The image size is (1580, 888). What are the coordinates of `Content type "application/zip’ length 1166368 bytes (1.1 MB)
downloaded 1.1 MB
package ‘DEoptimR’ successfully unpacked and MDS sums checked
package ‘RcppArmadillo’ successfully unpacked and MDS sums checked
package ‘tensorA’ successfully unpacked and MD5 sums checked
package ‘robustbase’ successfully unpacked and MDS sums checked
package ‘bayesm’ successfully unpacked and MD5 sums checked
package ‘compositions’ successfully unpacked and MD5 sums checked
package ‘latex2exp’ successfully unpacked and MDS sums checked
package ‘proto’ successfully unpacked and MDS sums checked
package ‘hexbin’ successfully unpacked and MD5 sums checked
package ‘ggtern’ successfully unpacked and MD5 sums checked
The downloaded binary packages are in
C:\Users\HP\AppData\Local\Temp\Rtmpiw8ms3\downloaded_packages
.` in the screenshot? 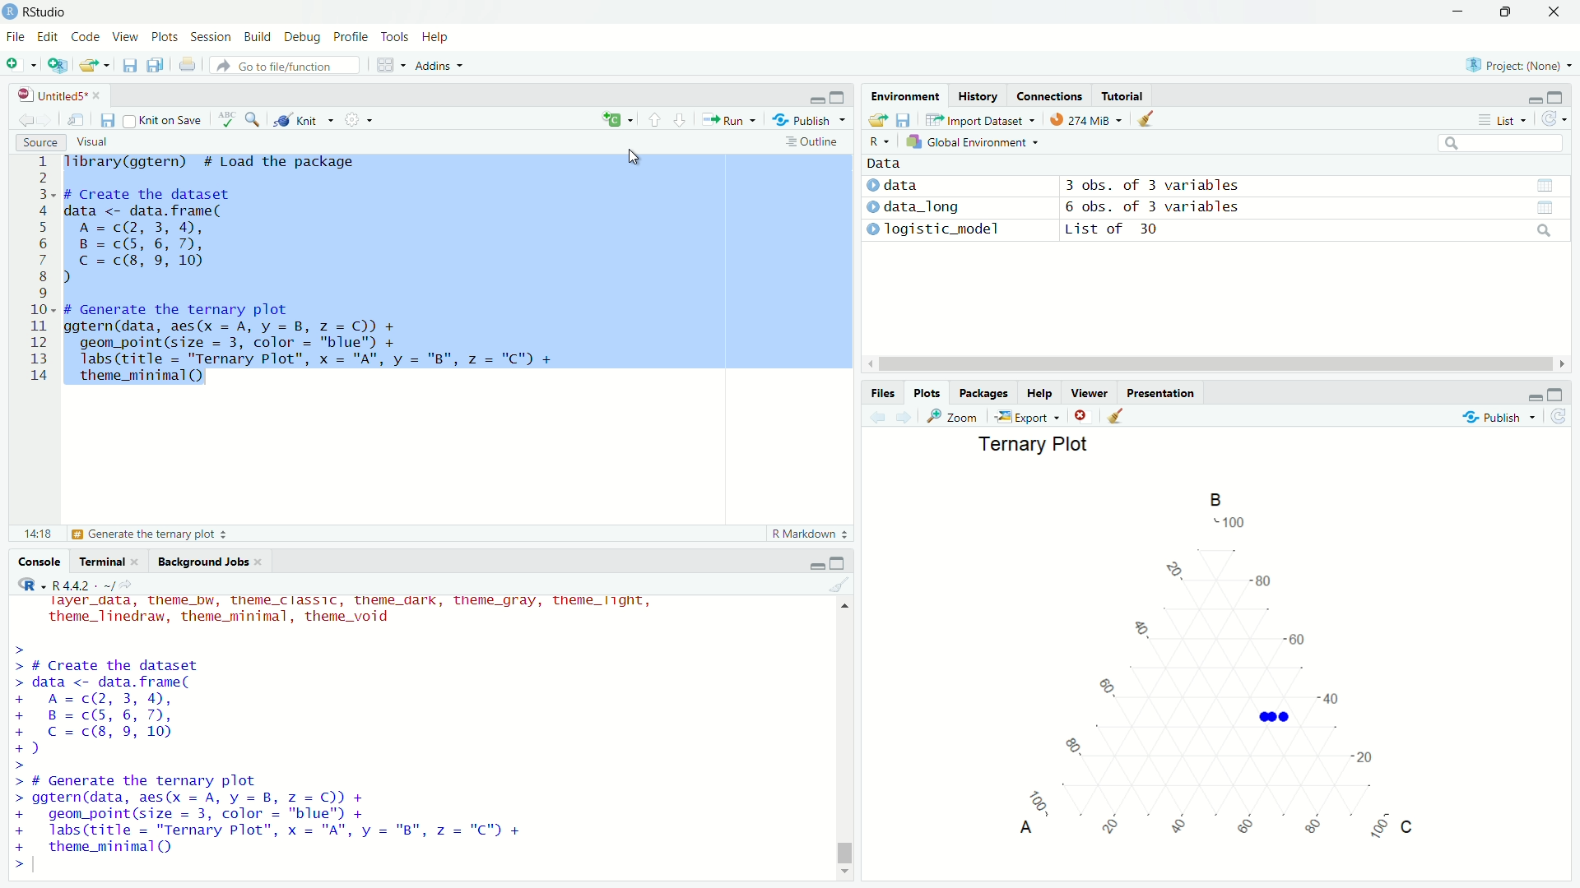 It's located at (316, 731).